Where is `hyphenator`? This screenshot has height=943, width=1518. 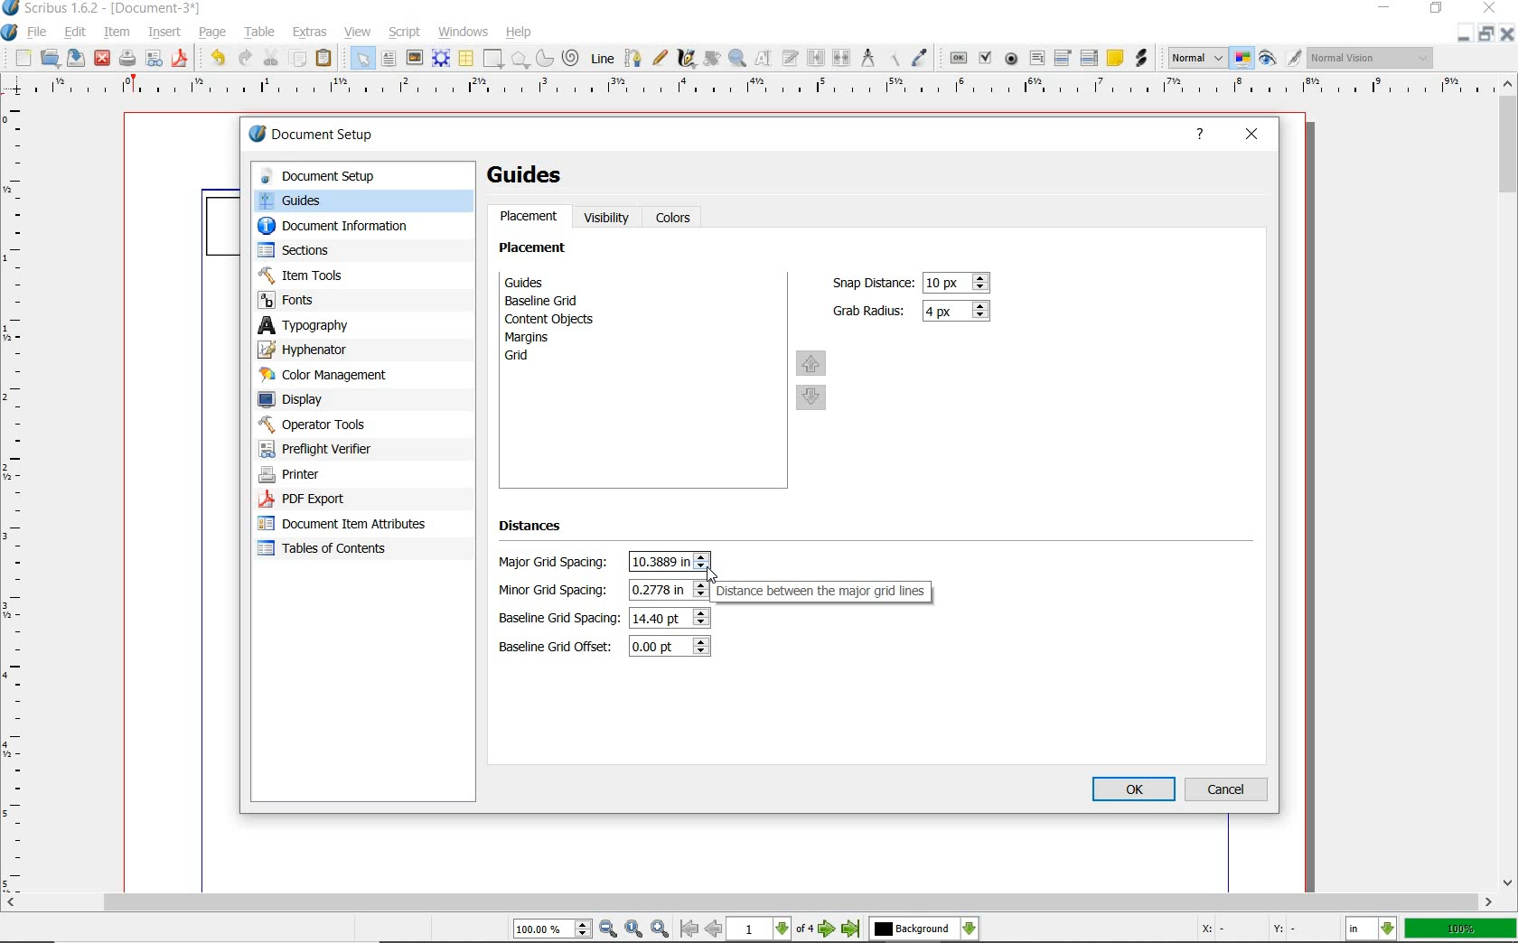
hyphenator is located at coordinates (352, 350).